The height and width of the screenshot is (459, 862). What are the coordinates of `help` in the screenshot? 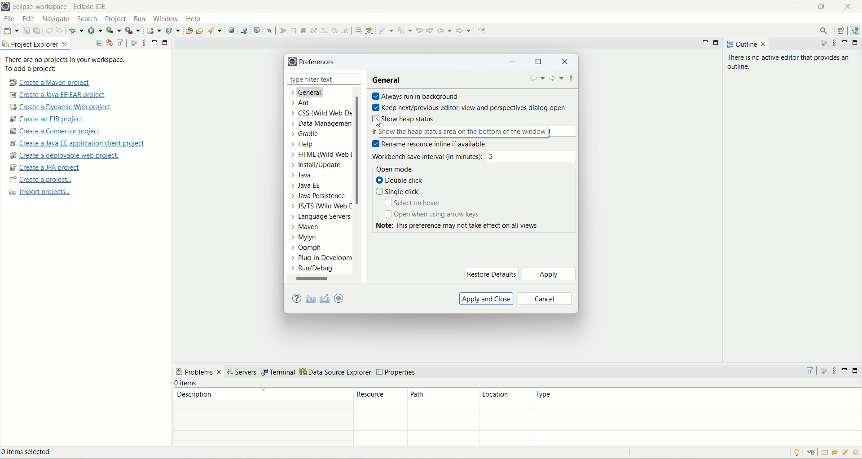 It's located at (194, 19).